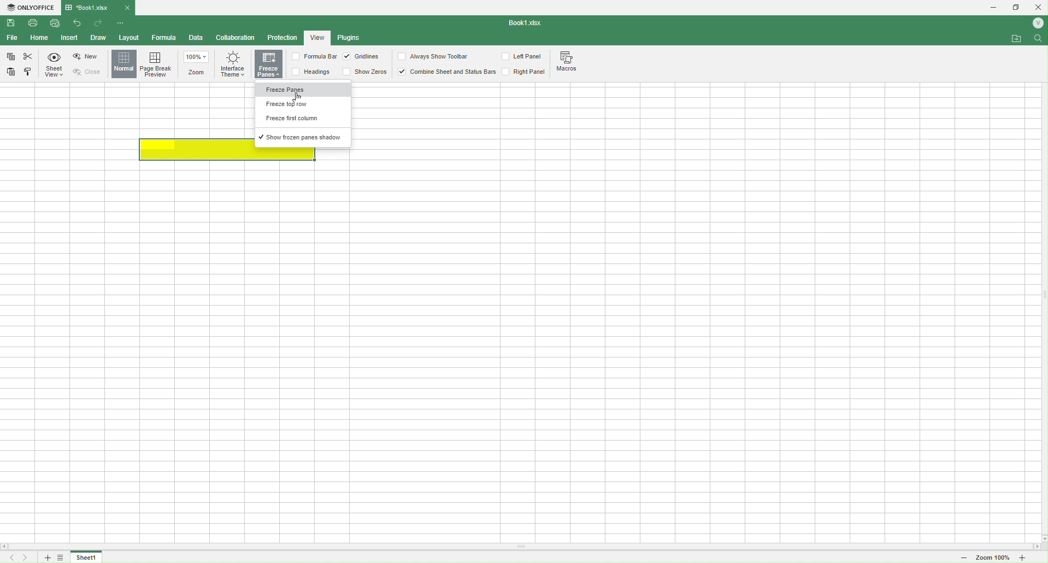 The width and height of the screenshot is (1048, 563). What do you see at coordinates (196, 39) in the screenshot?
I see `Data` at bounding box center [196, 39].